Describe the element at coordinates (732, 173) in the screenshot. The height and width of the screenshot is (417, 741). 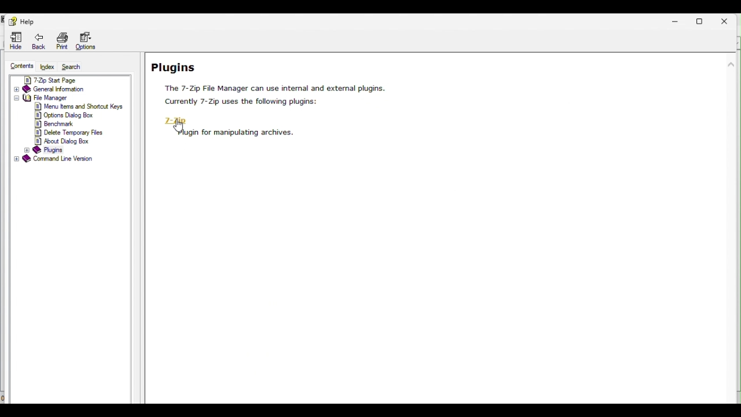
I see `scroll bar` at that location.